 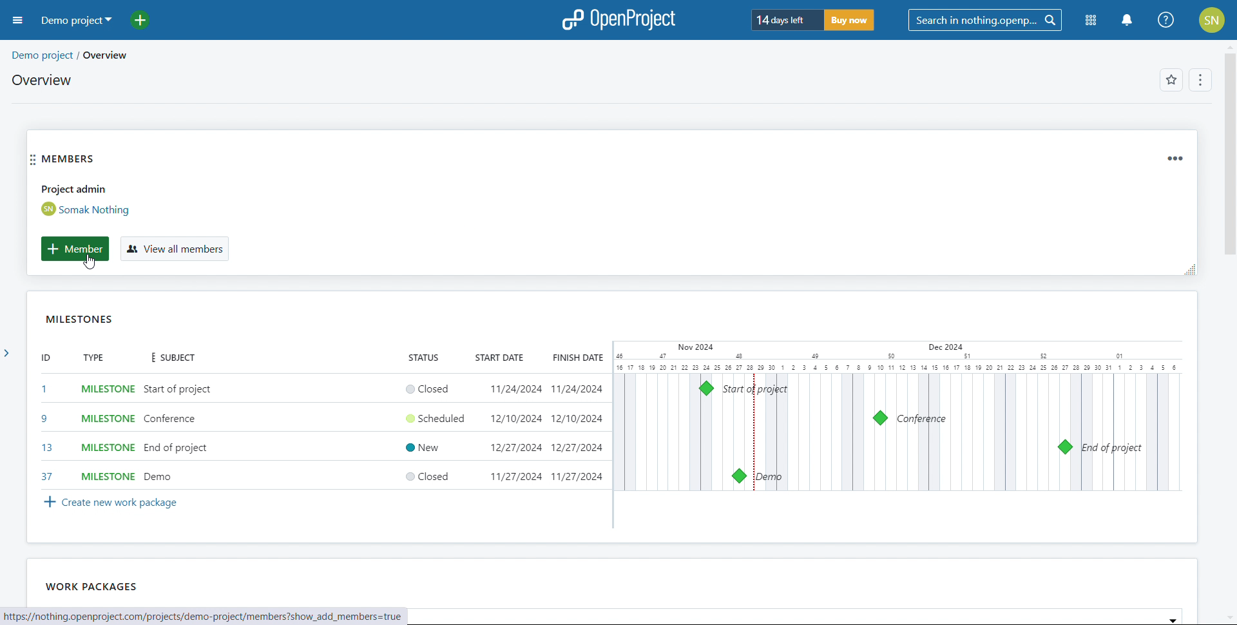 What do you see at coordinates (178, 420) in the screenshot?
I see `Conference` at bounding box center [178, 420].